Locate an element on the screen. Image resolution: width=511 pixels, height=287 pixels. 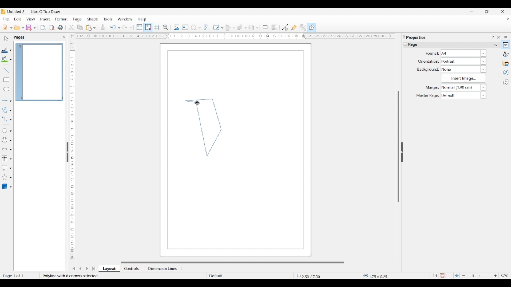
View options is located at coordinates (30, 19).